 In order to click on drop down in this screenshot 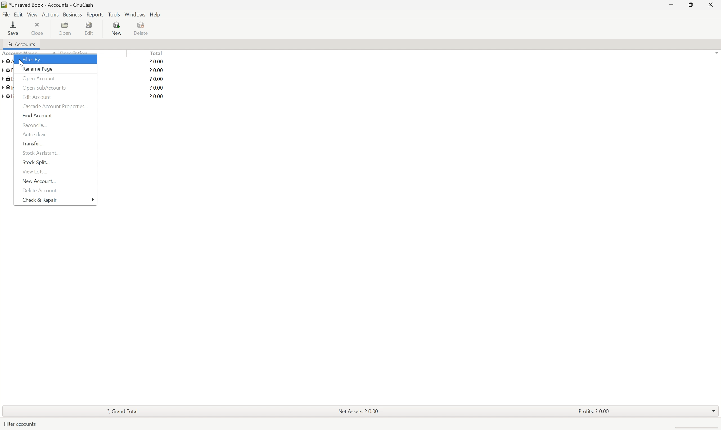, I will do `click(712, 411)`.